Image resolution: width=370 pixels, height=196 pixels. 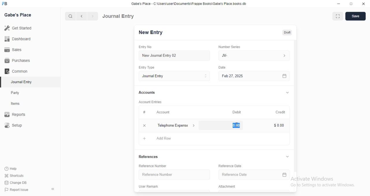 I want to click on Debit, so click(x=237, y=112).